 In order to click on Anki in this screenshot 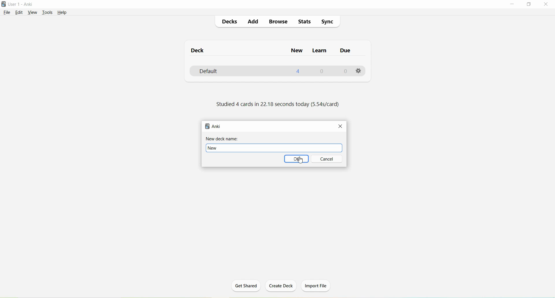, I will do `click(213, 126)`.